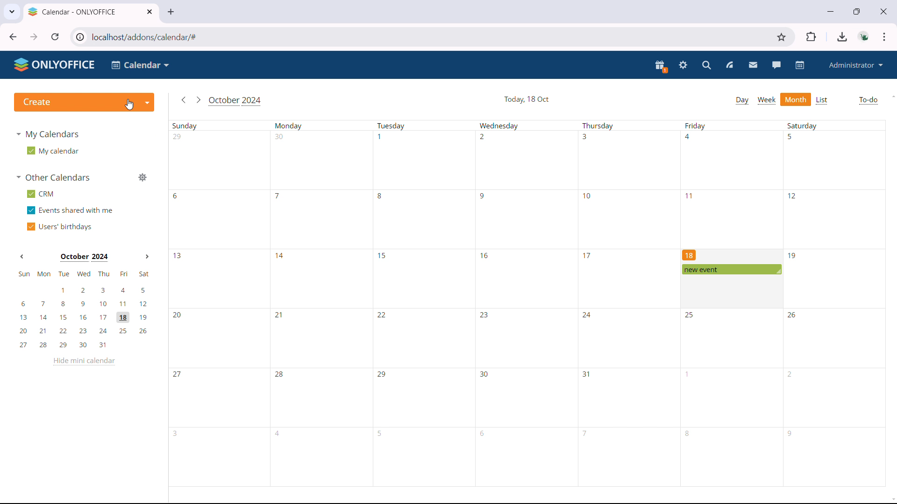 This screenshot has width=897, height=504. What do you see at coordinates (782, 37) in the screenshot?
I see `bookmark this tab` at bounding box center [782, 37].